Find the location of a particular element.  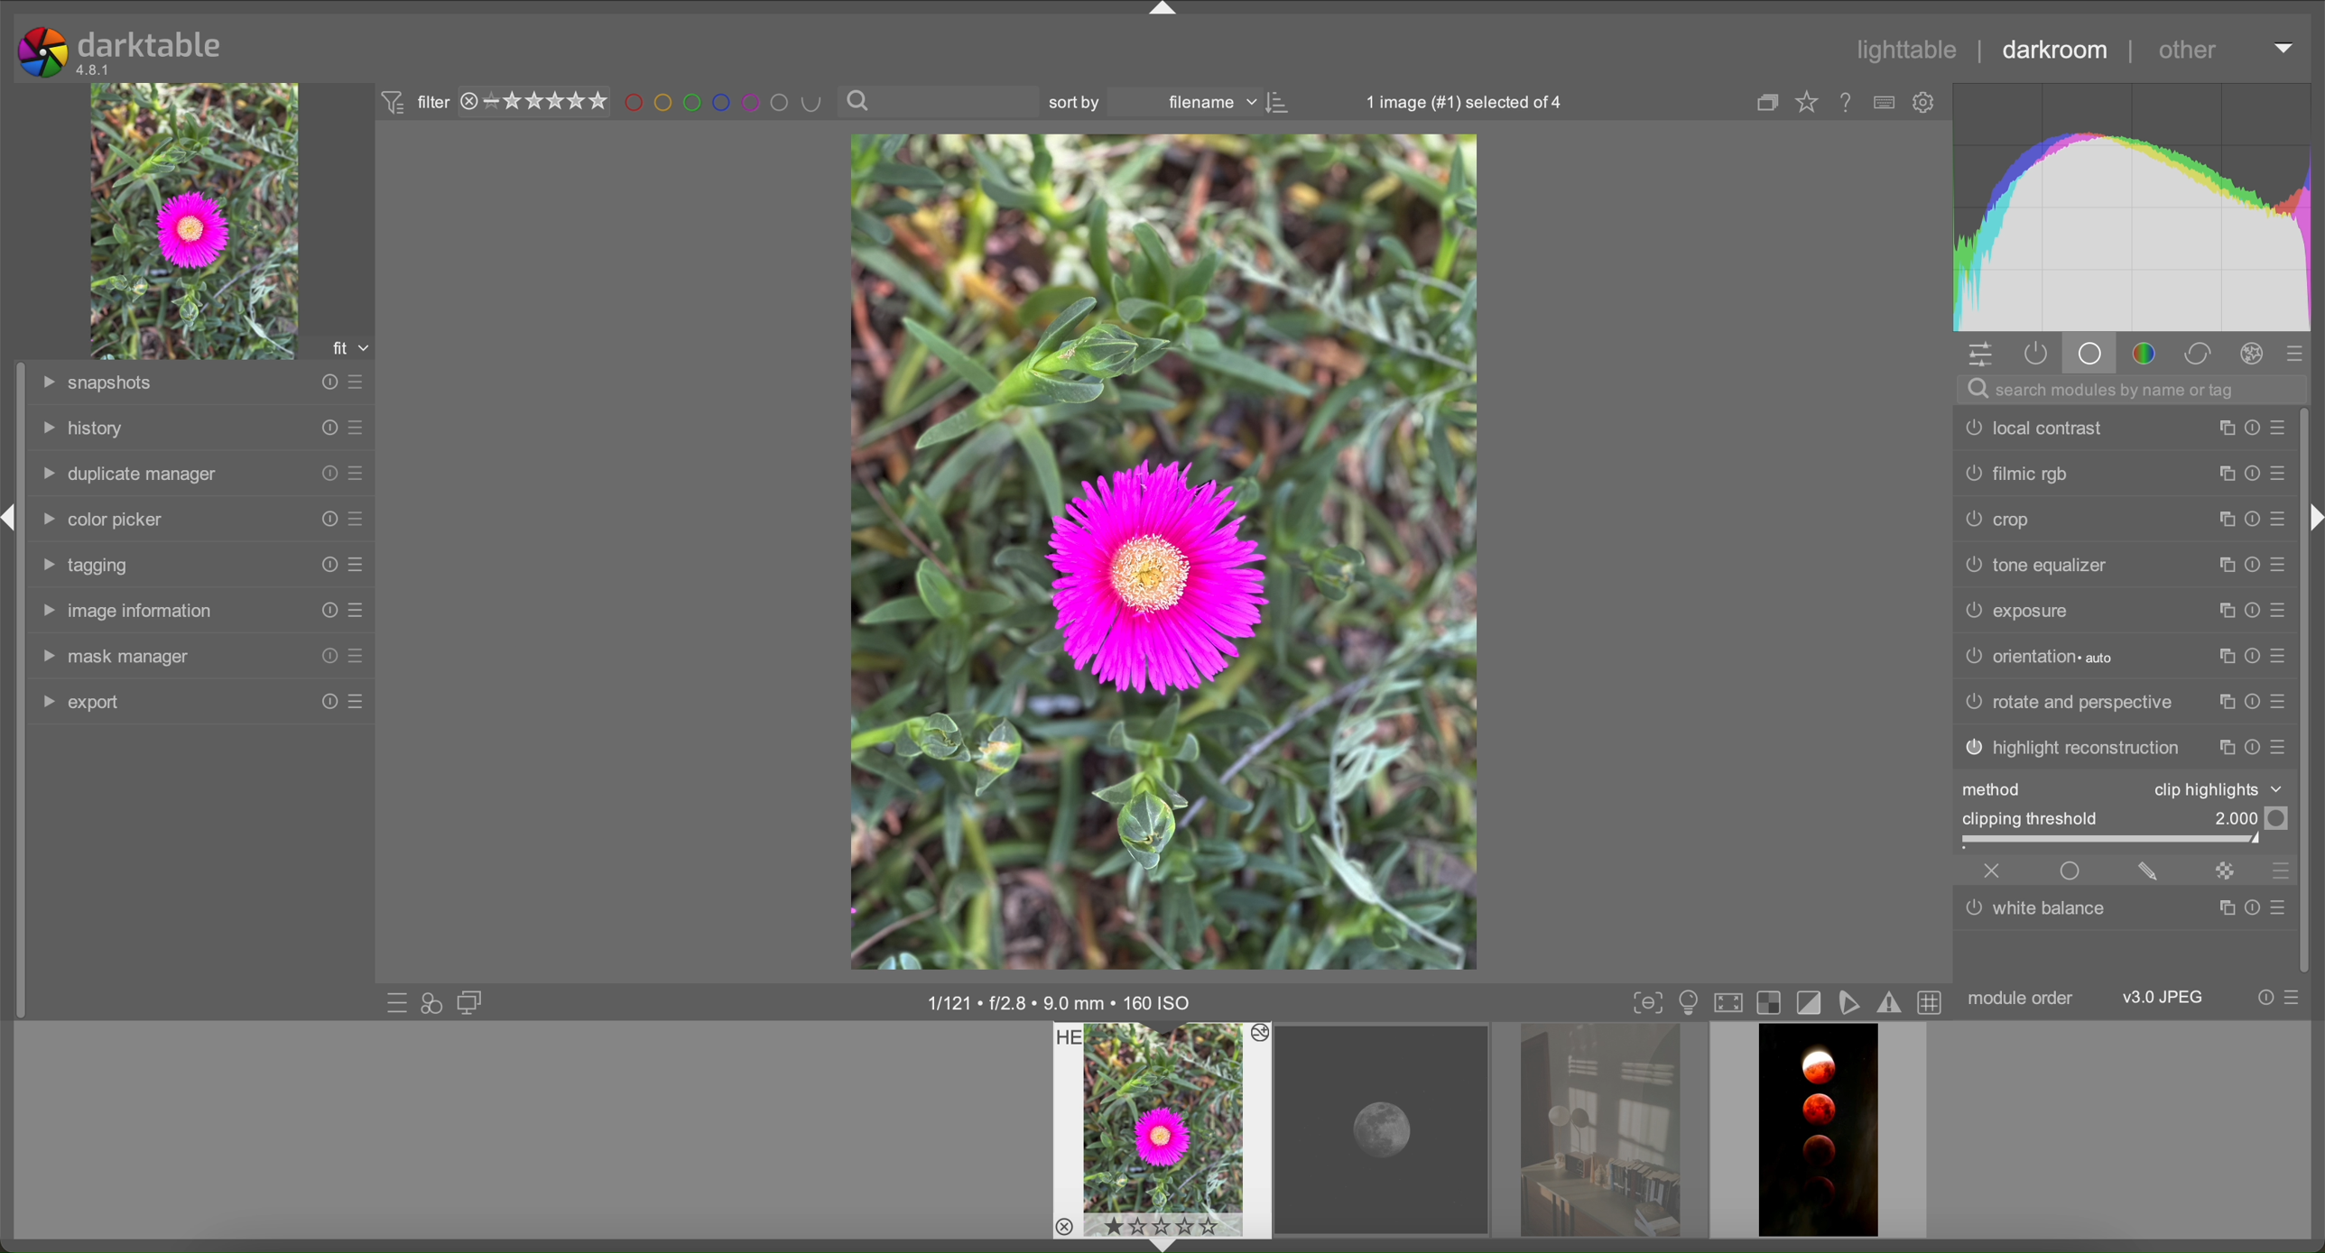

image is located at coordinates (1165, 552).